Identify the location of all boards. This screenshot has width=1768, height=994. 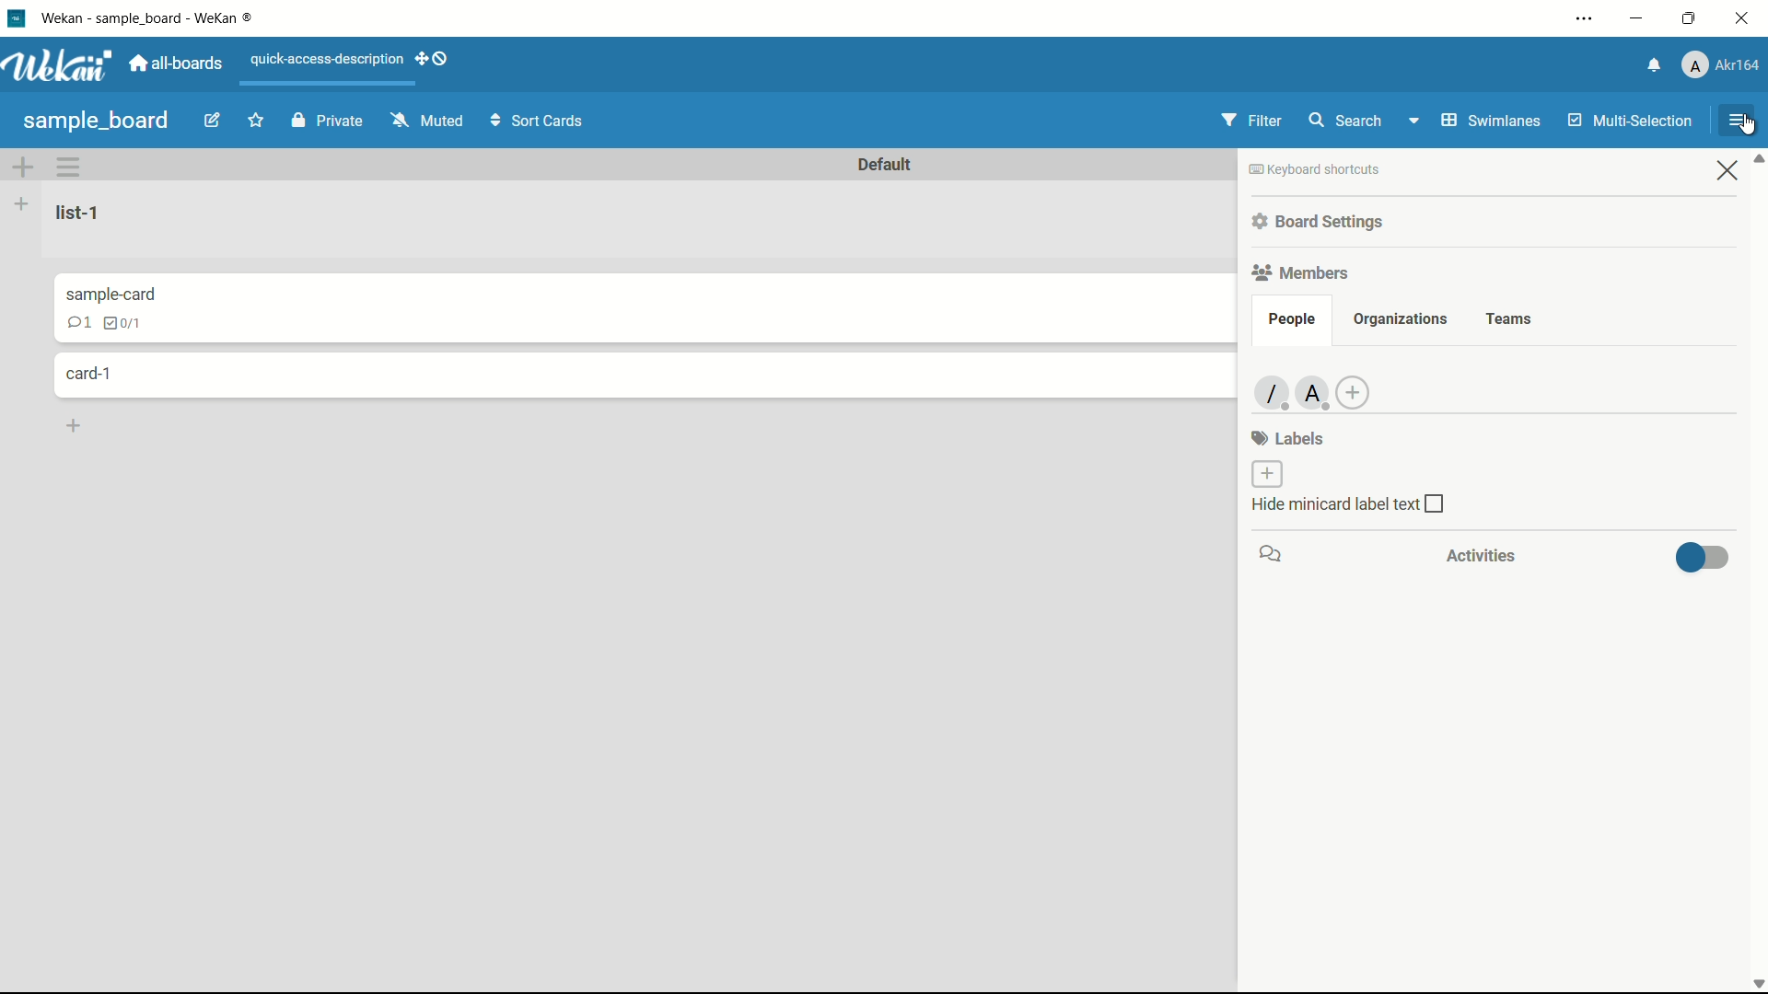
(175, 63).